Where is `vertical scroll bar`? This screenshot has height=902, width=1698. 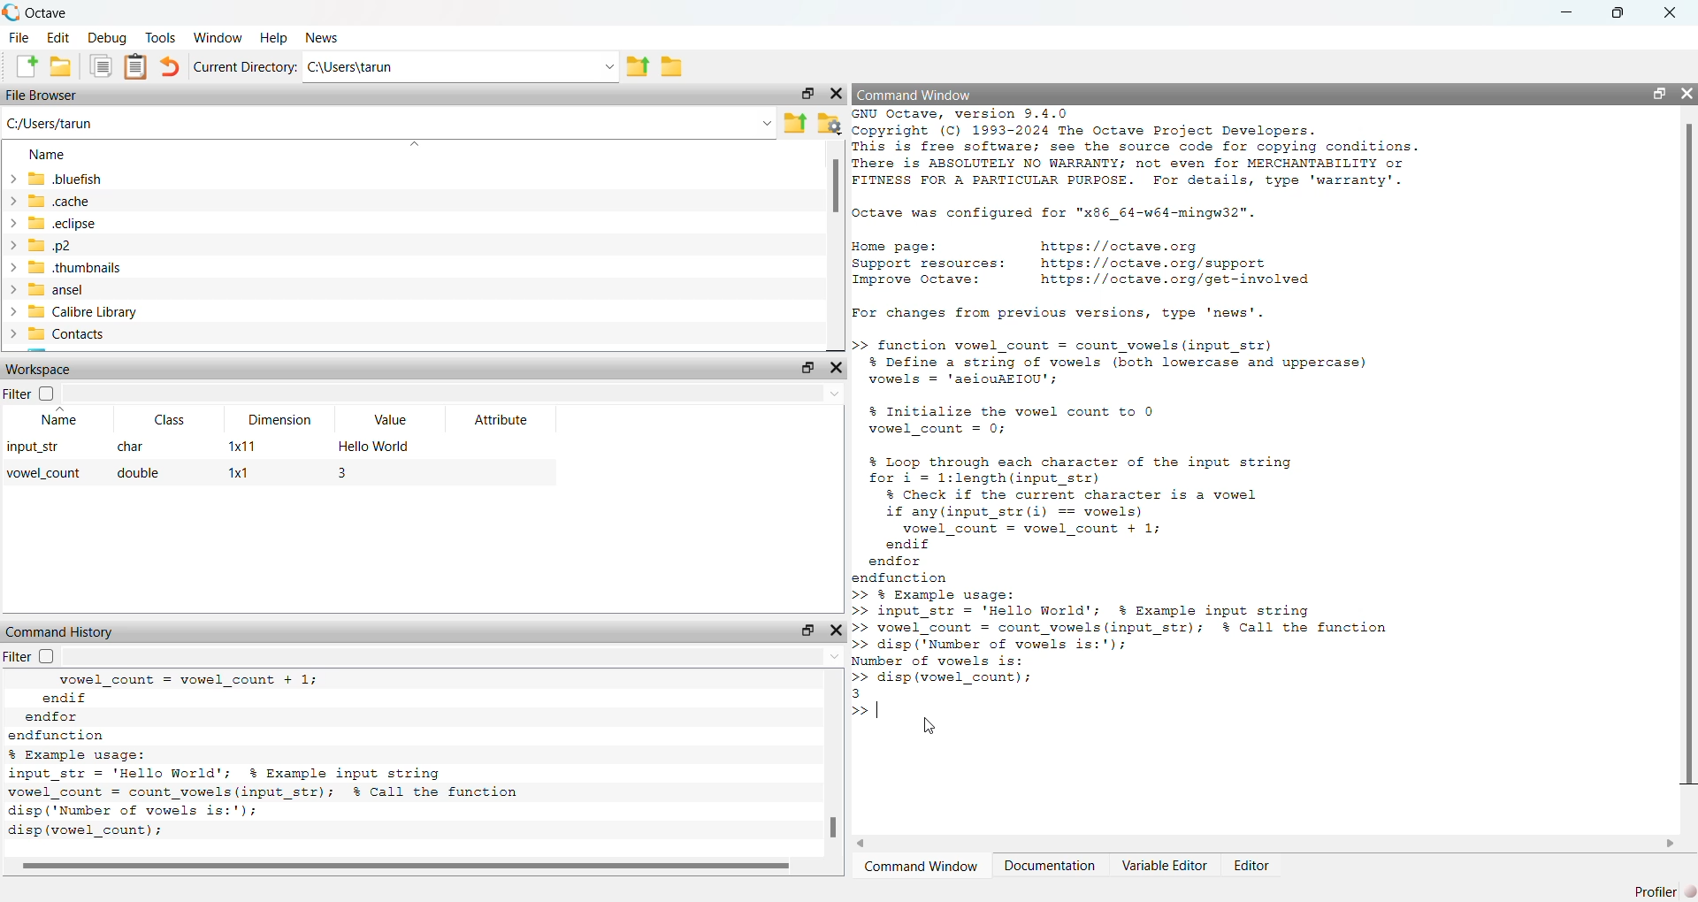
vertical scroll bar is located at coordinates (1687, 472).